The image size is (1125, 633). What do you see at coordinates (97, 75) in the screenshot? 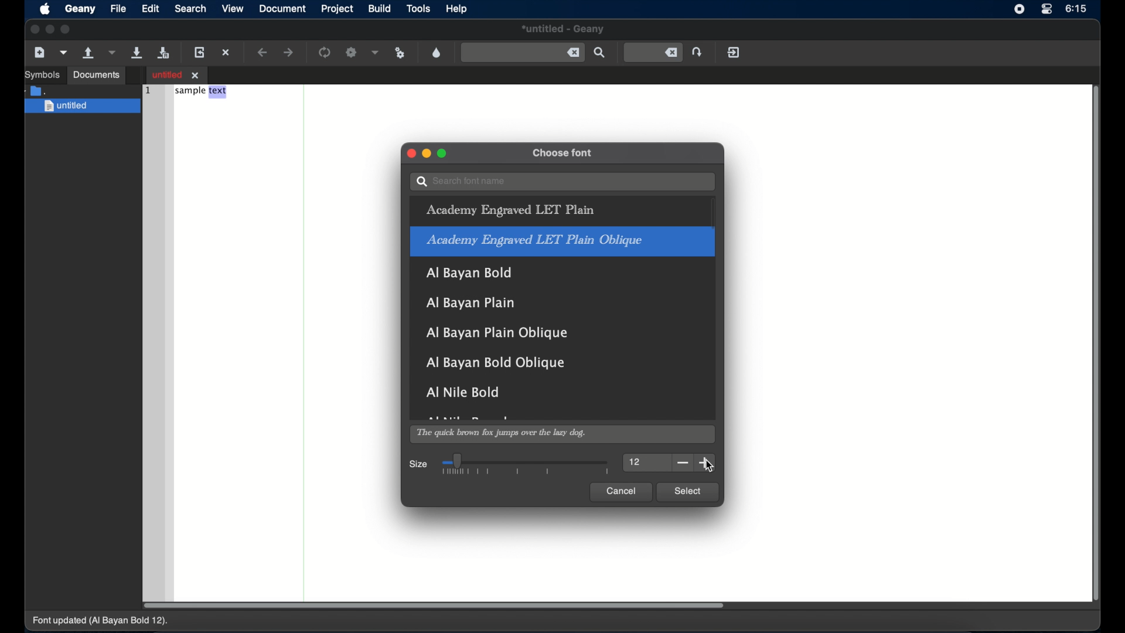
I see `documents` at bounding box center [97, 75].